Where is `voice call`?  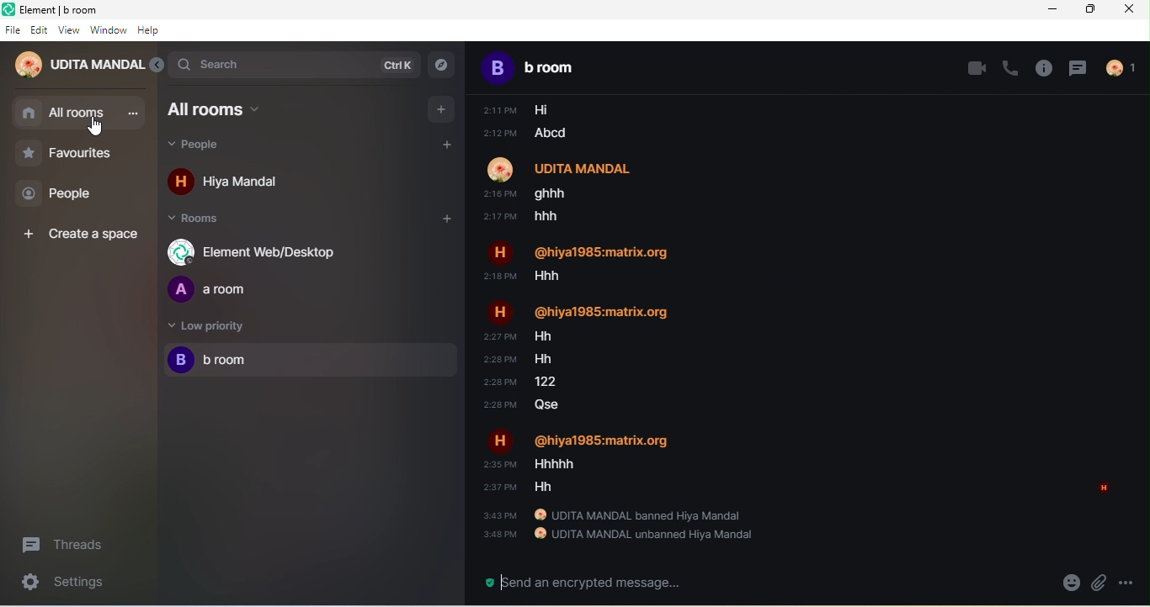
voice call is located at coordinates (1013, 66).